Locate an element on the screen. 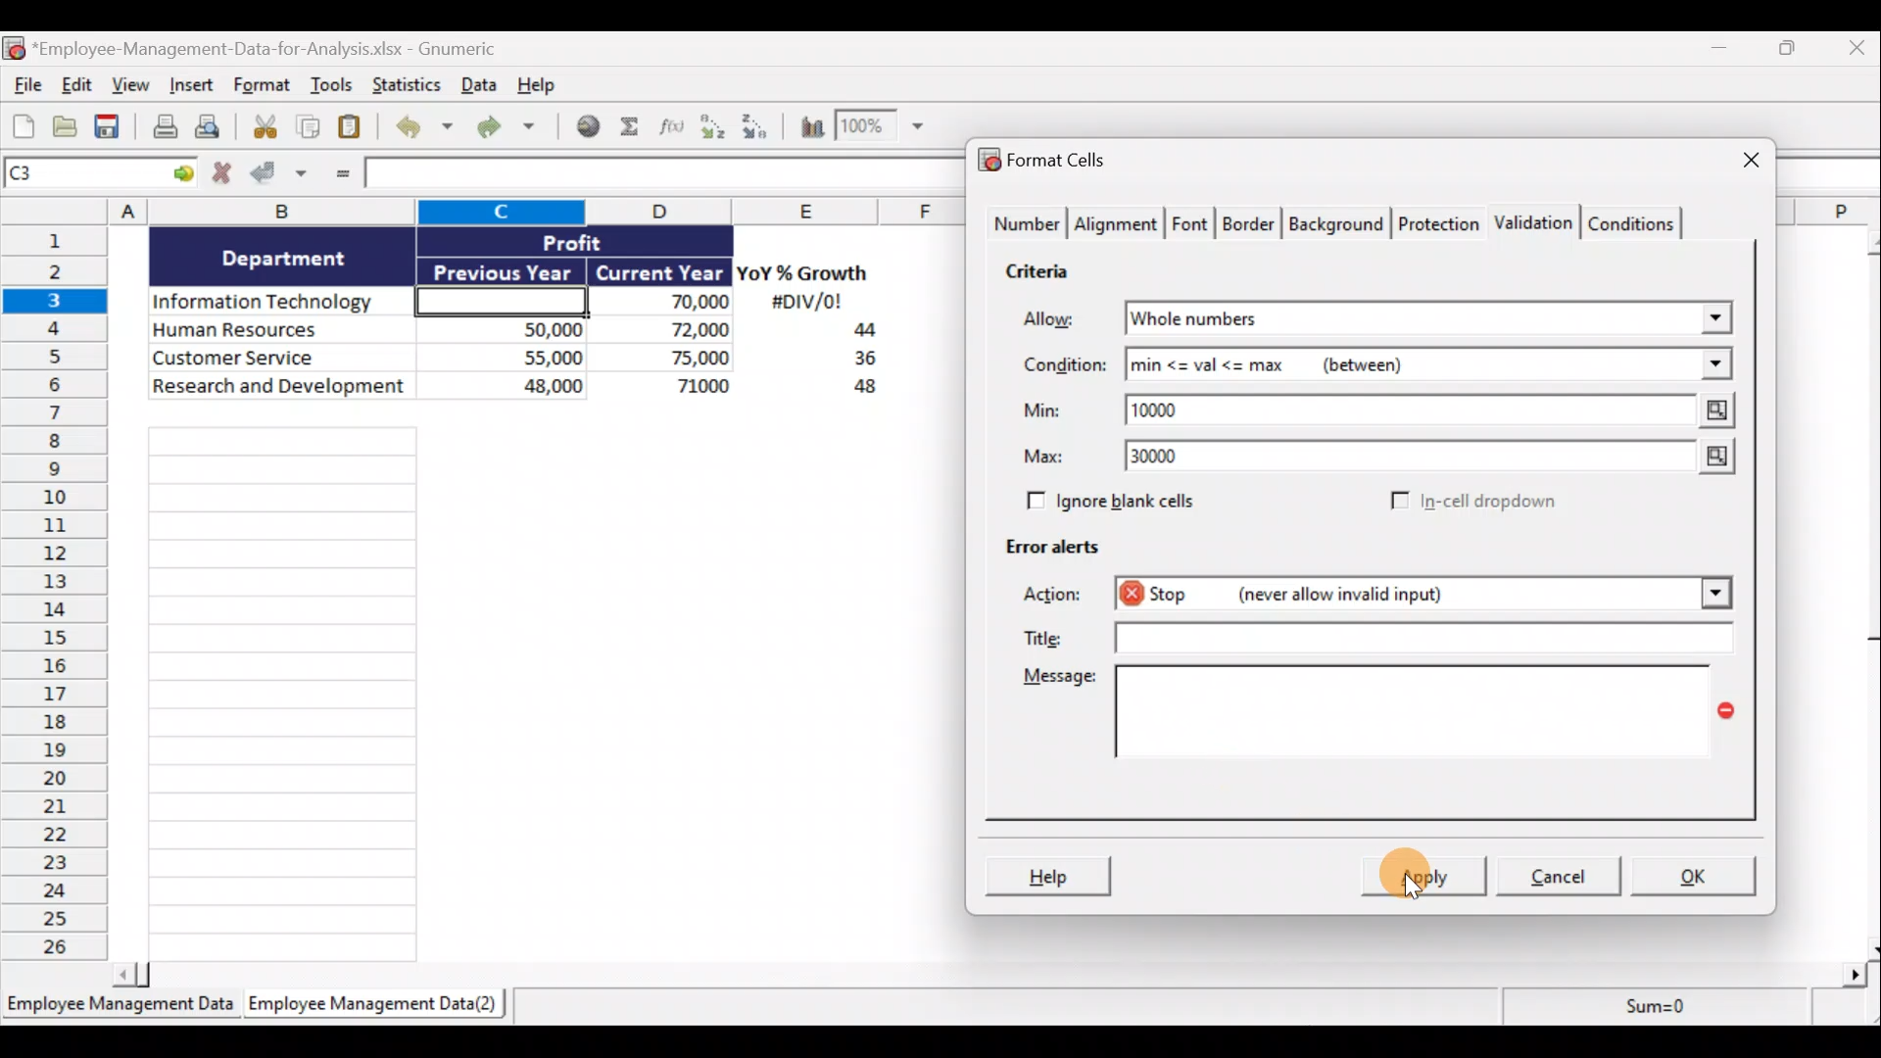 The width and height of the screenshot is (1881, 1058). Close is located at coordinates (1733, 162).